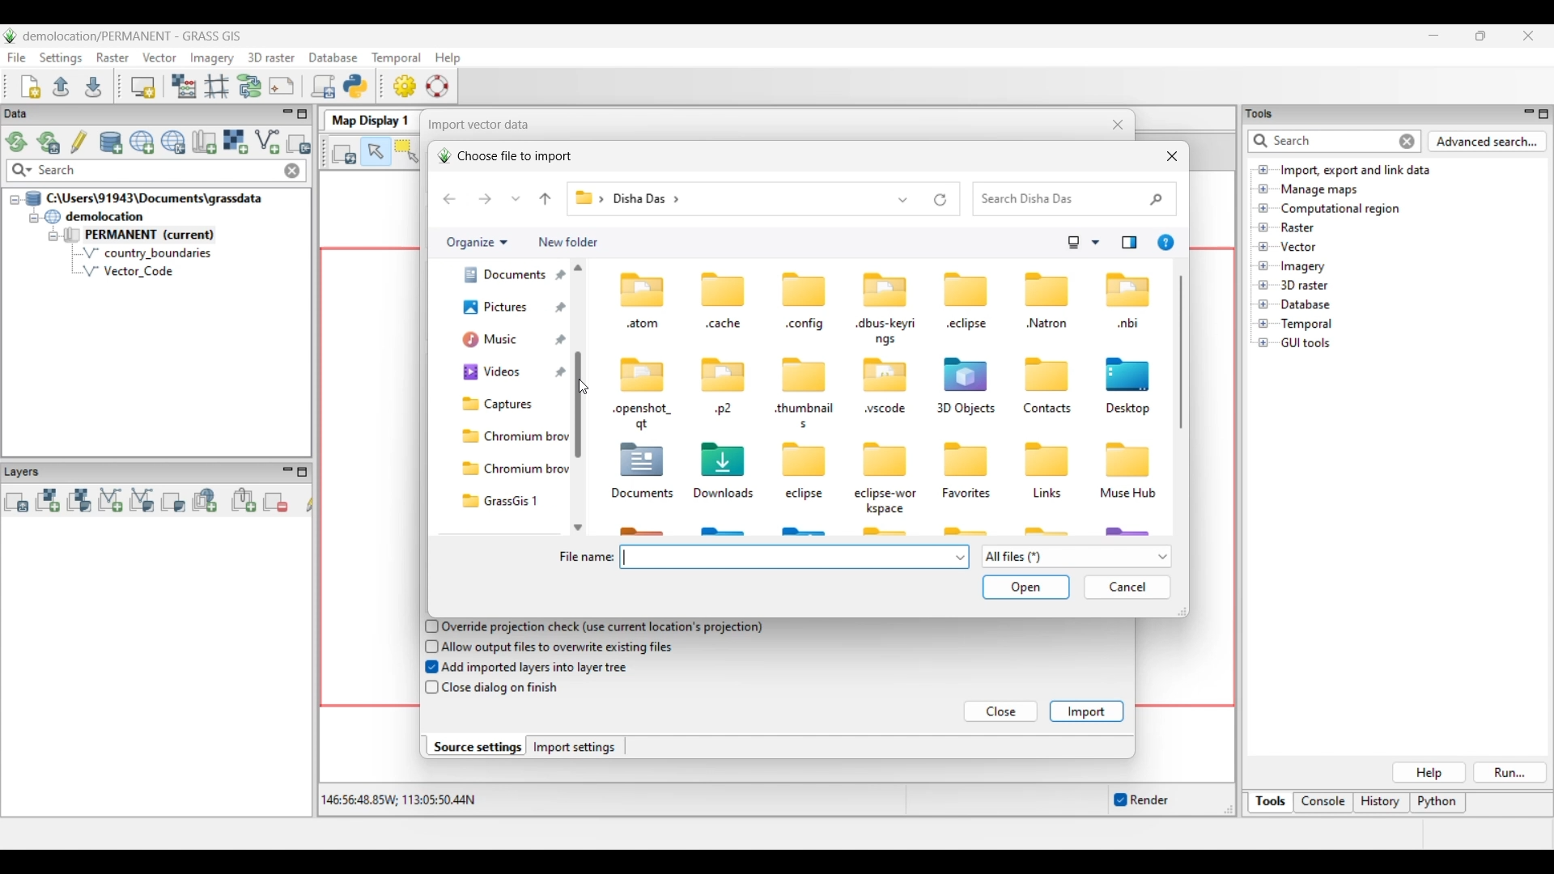 This screenshot has height=874, width=1554. Describe the element at coordinates (724, 410) in the screenshot. I see `p2` at that location.